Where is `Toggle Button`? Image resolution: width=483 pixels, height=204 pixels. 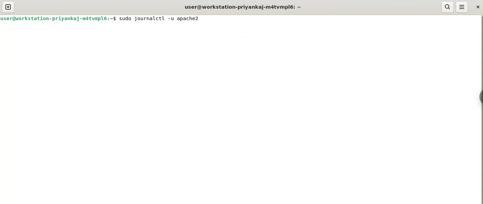 Toggle Button is located at coordinates (480, 92).